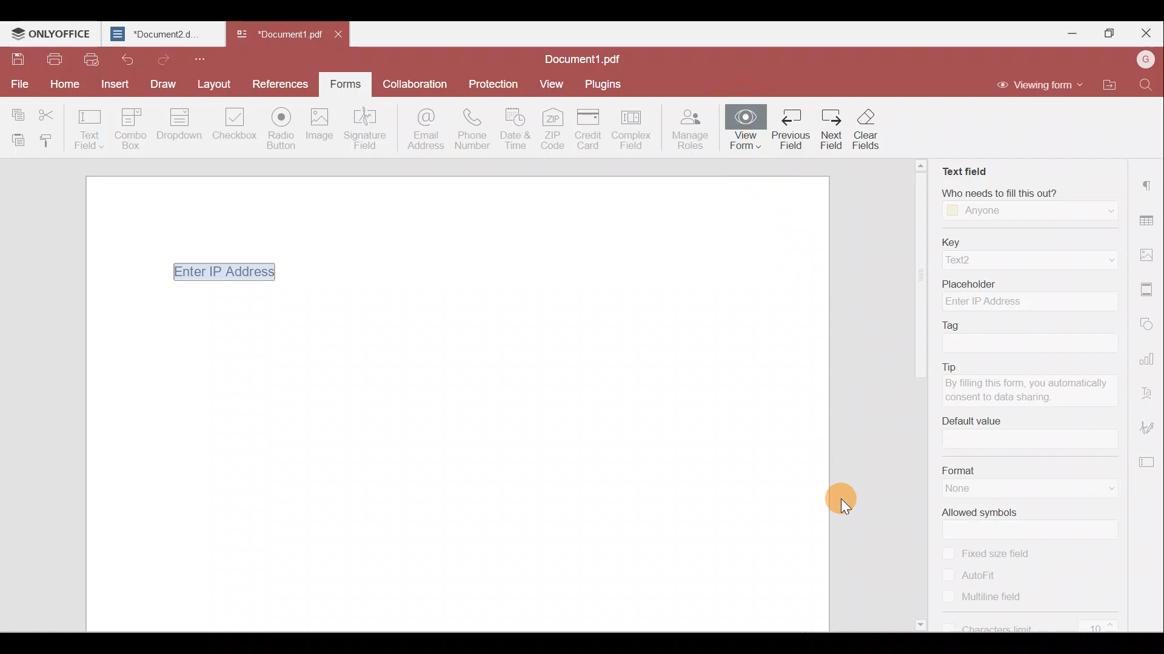  What do you see at coordinates (1149, 325) in the screenshot?
I see `Shapes settings` at bounding box center [1149, 325].